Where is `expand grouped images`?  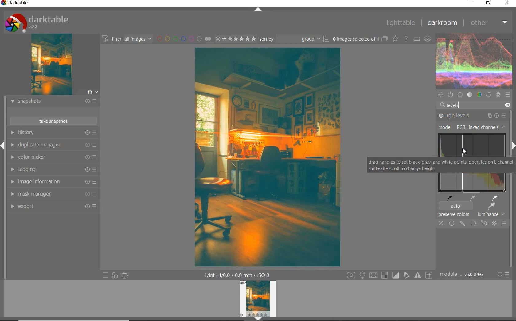 expand grouped images is located at coordinates (360, 39).